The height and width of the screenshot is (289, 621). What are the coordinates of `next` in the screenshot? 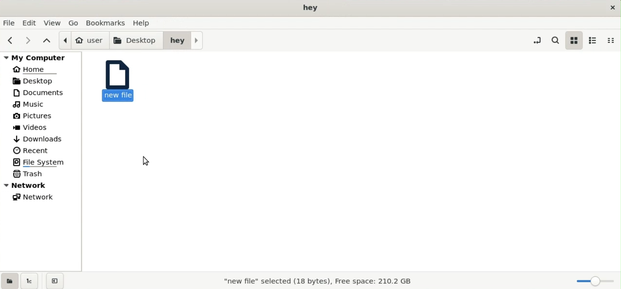 It's located at (26, 40).